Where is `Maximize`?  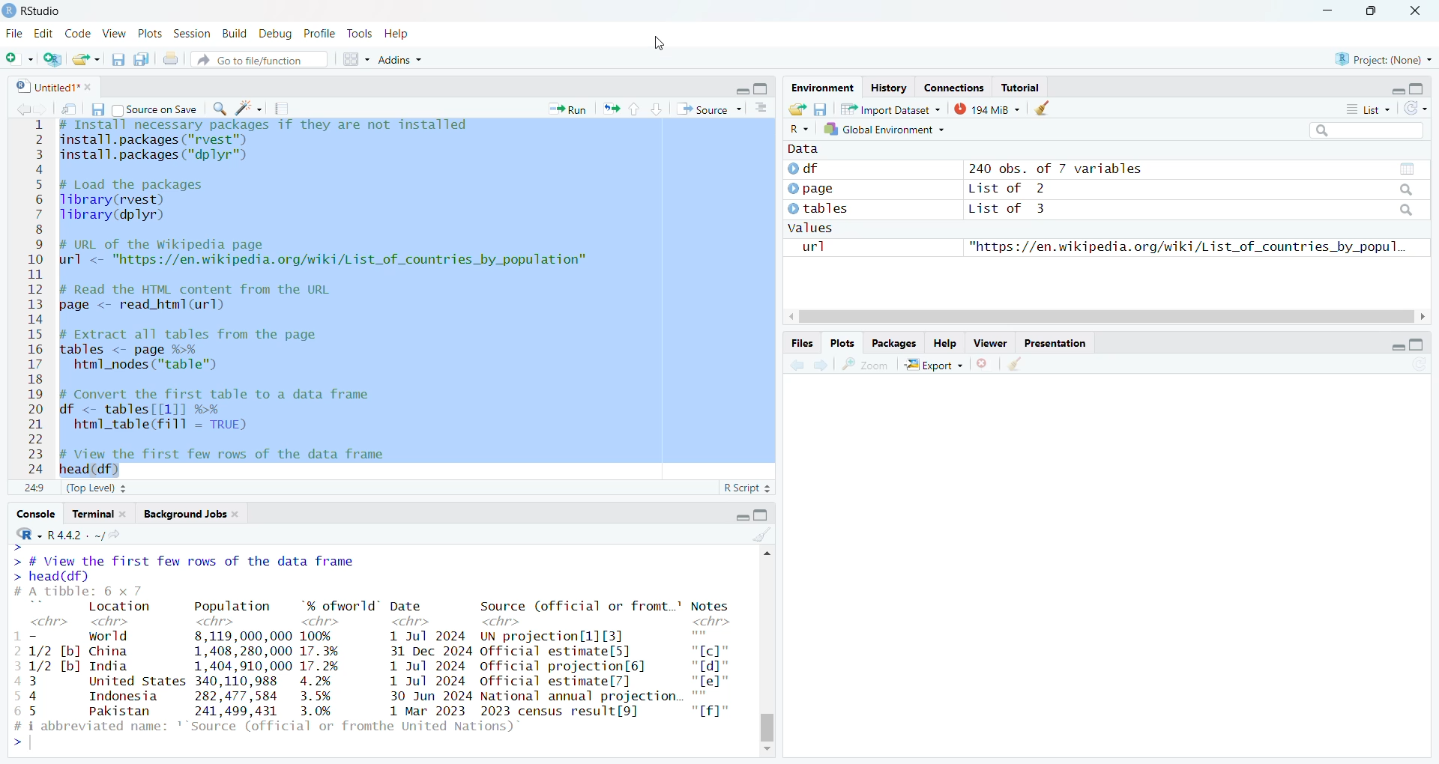
Maximize is located at coordinates (761, 515).